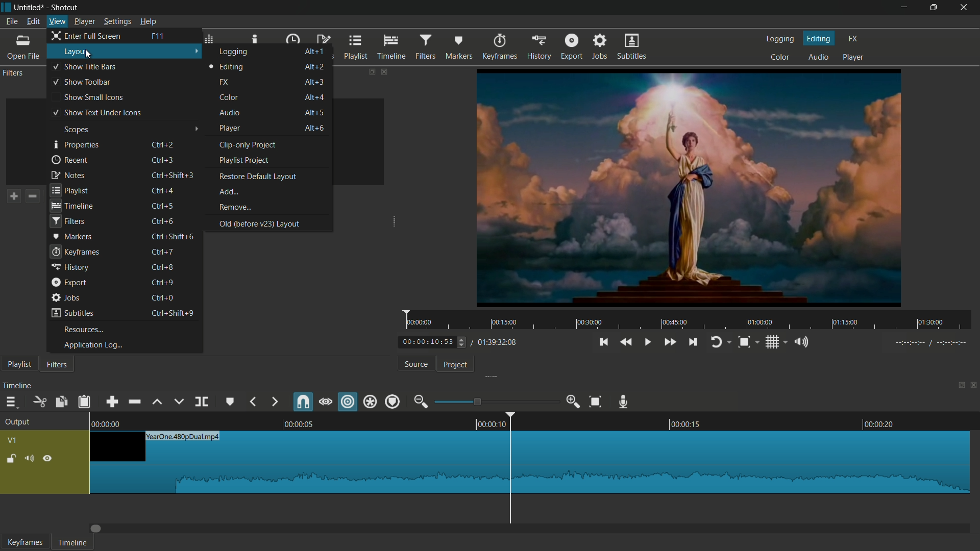  What do you see at coordinates (76, 145) in the screenshot?
I see `properties` at bounding box center [76, 145].